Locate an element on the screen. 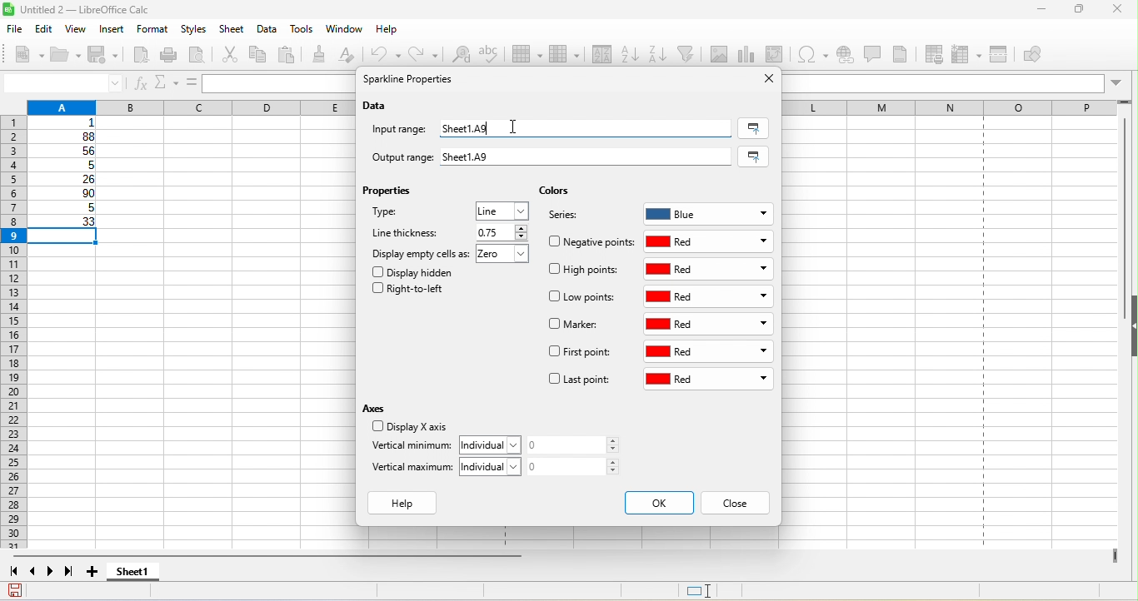  column headingas is located at coordinates (959, 107).